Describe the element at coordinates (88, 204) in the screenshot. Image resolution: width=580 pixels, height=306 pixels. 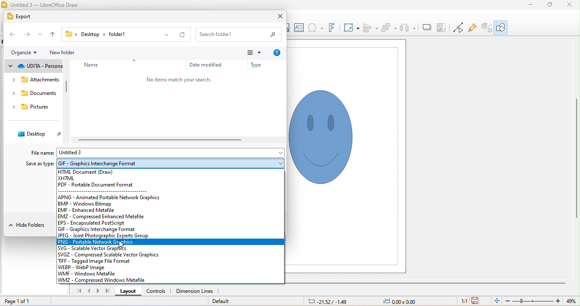
I see `BMP-Windows Bitmap` at that location.